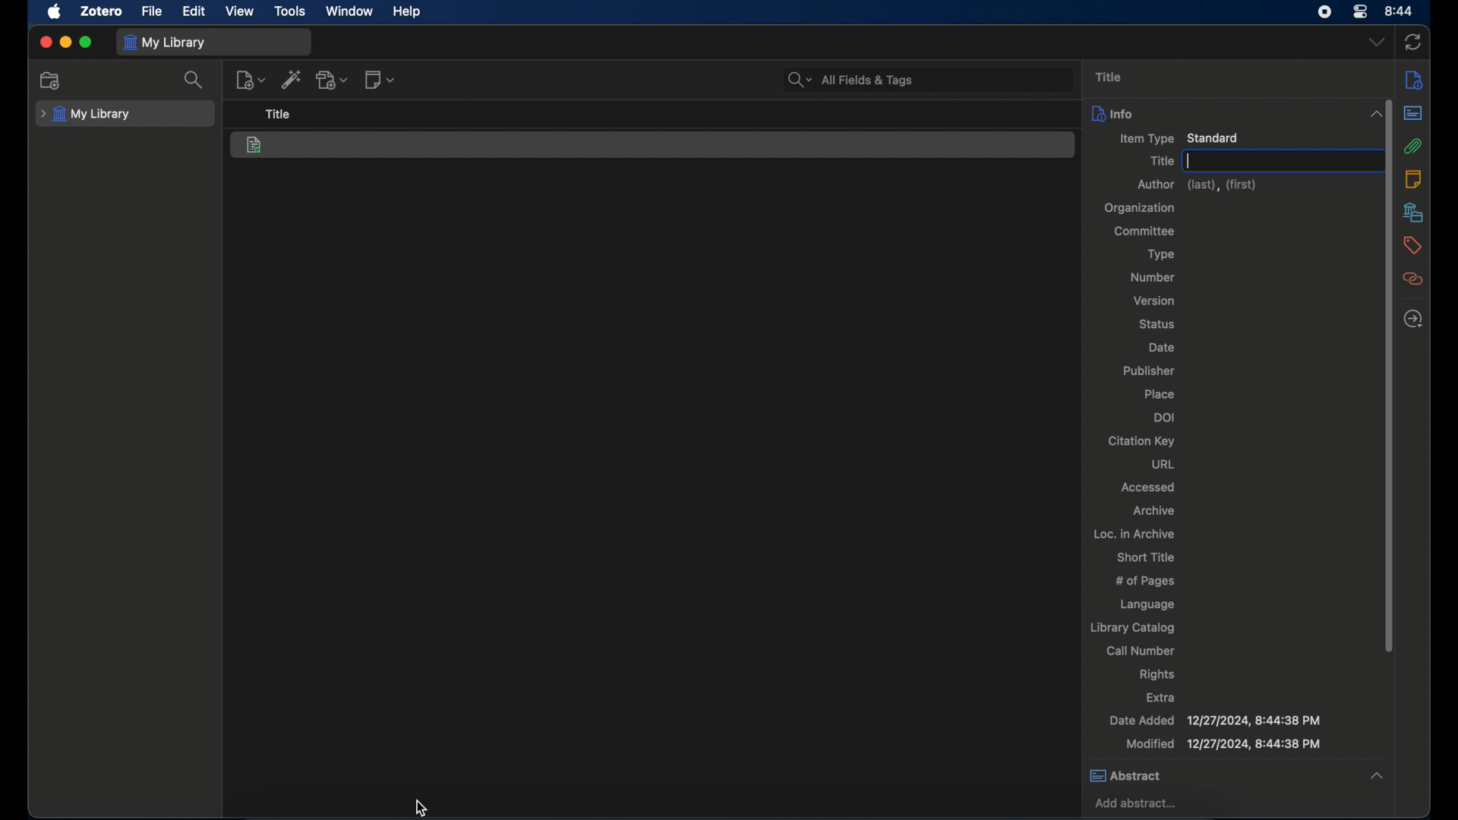 This screenshot has width=1458, height=820. What do you see at coordinates (102, 12) in the screenshot?
I see `zotero` at bounding box center [102, 12].